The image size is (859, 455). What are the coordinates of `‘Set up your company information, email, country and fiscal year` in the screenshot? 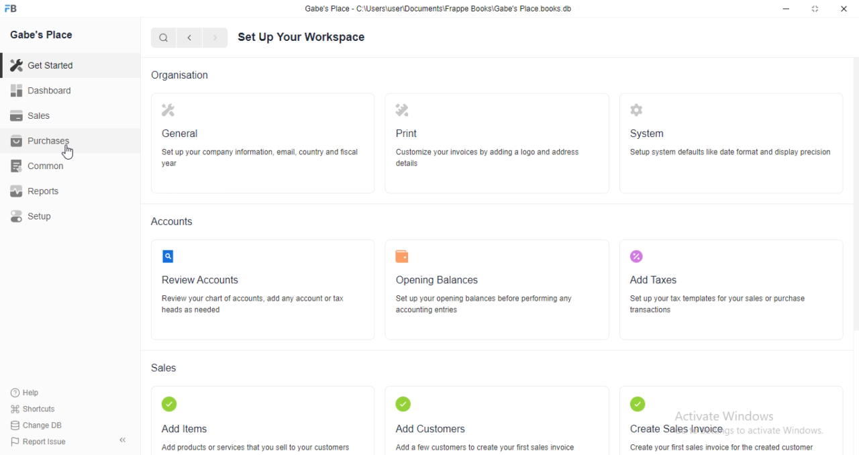 It's located at (258, 160).